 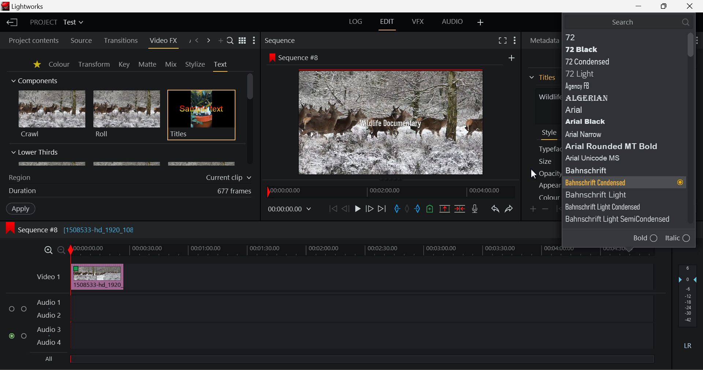 I want to click on Restore Down, so click(x=639, y=5).